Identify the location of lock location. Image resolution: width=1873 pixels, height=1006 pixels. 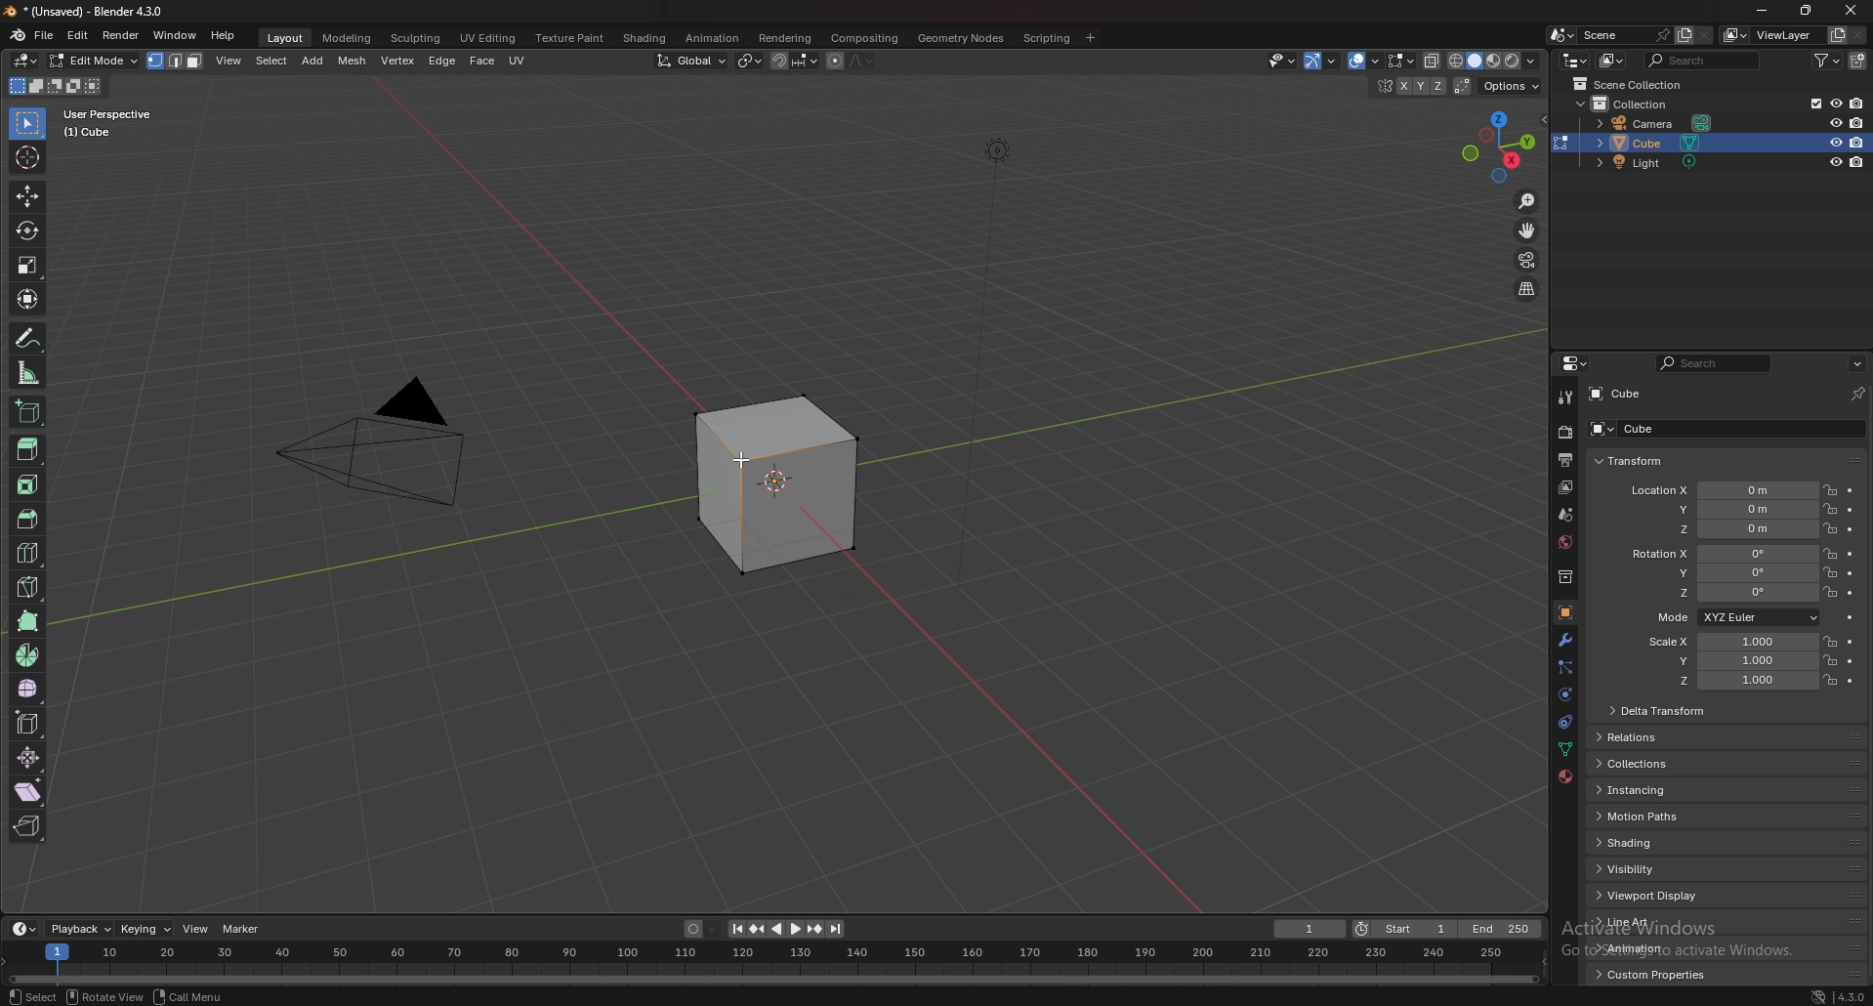
(1830, 490).